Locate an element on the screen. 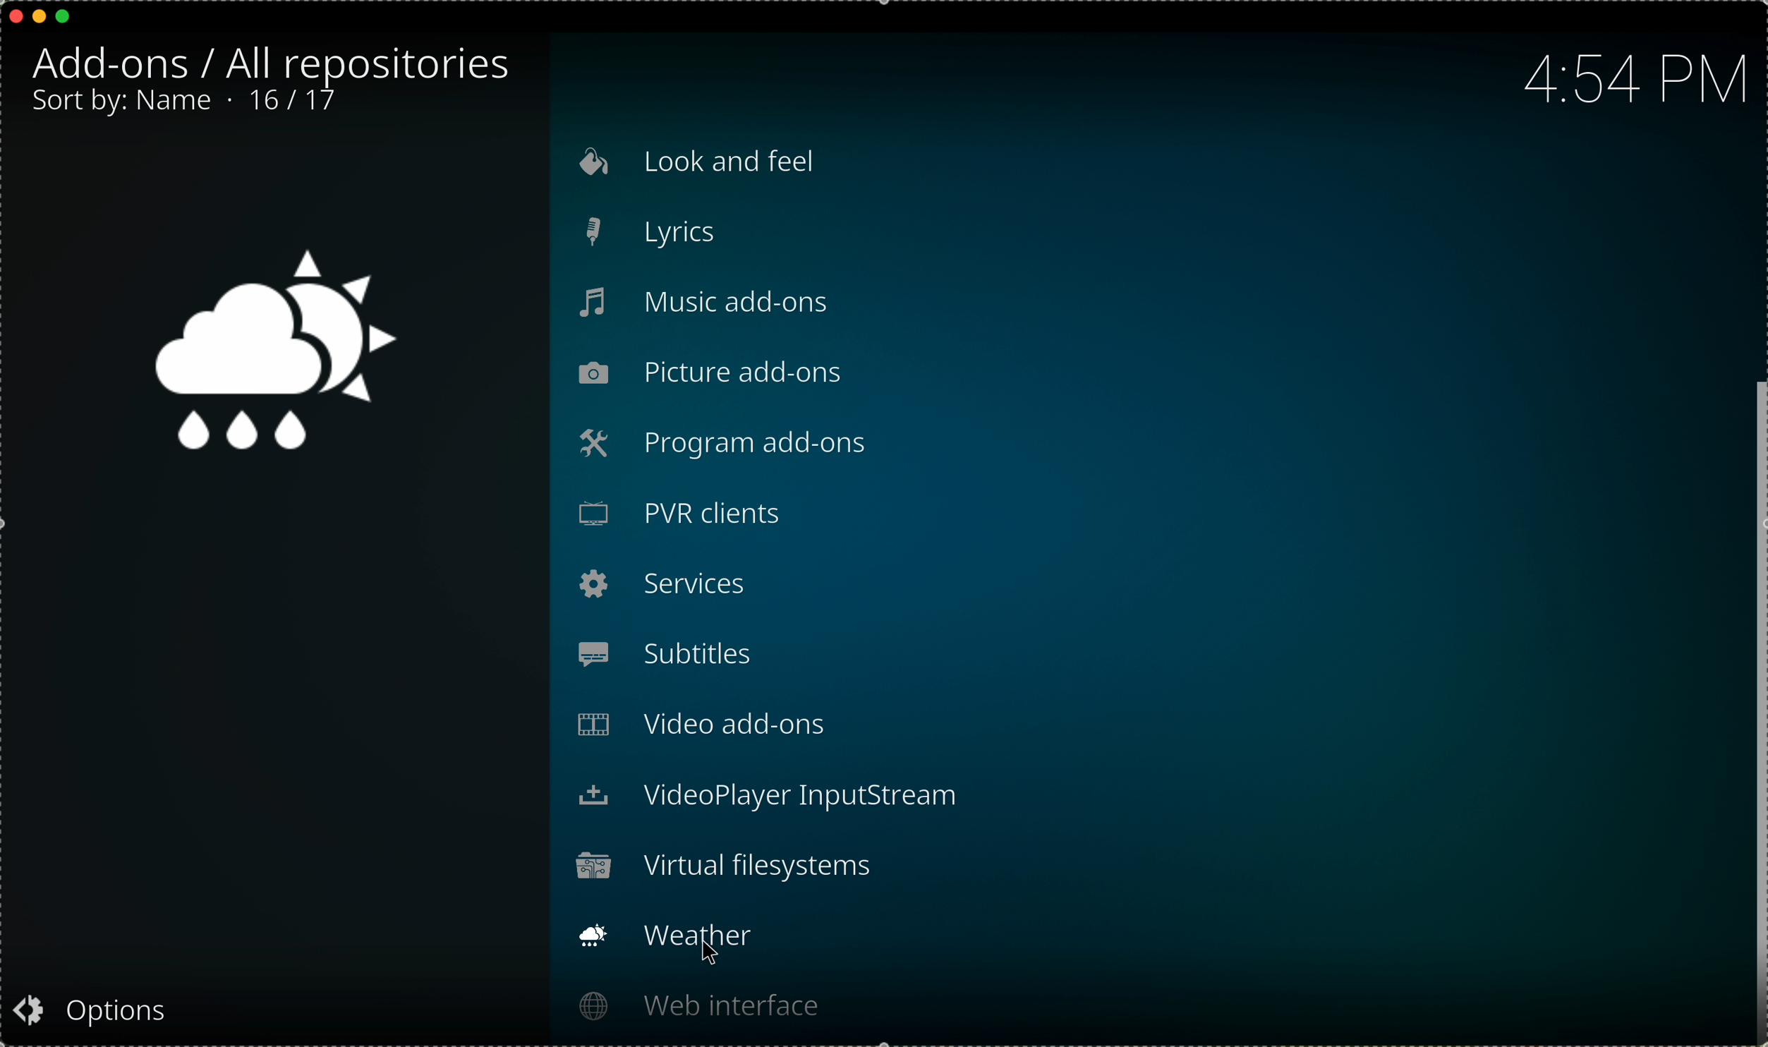 This screenshot has width=1768, height=1047. hour is located at coordinates (1632, 75).